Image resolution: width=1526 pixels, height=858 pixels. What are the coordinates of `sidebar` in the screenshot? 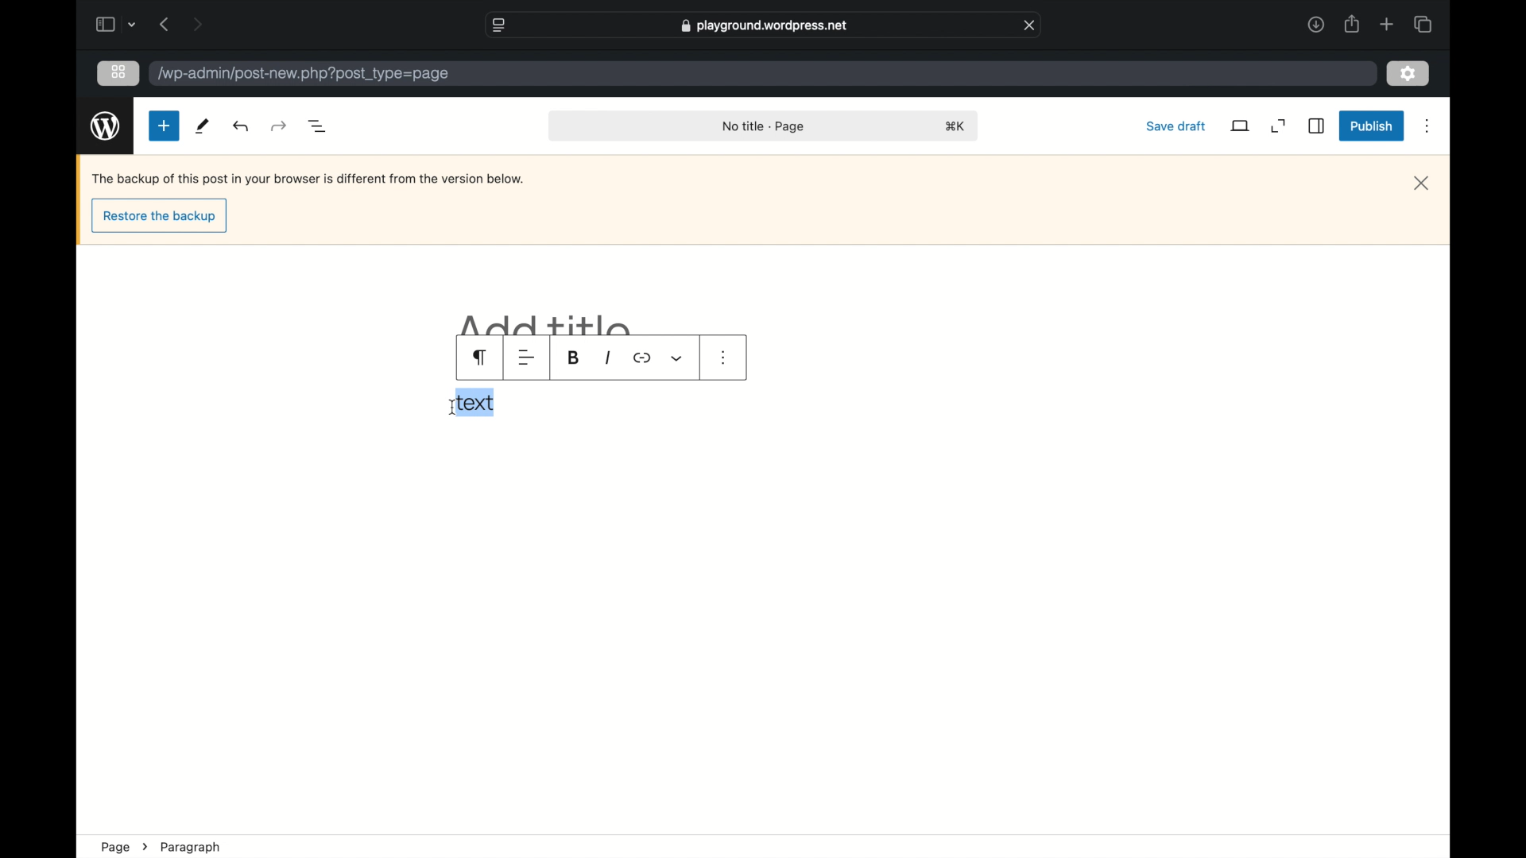 It's located at (1318, 126).